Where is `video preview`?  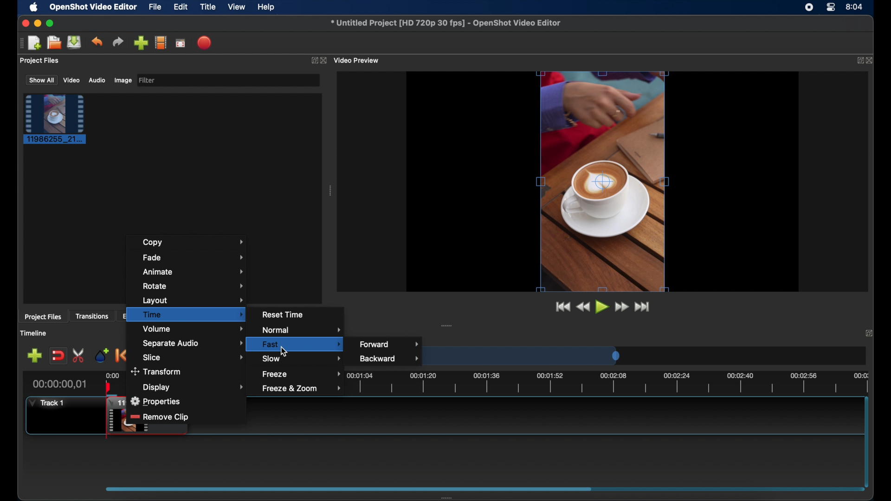 video preview is located at coordinates (358, 60).